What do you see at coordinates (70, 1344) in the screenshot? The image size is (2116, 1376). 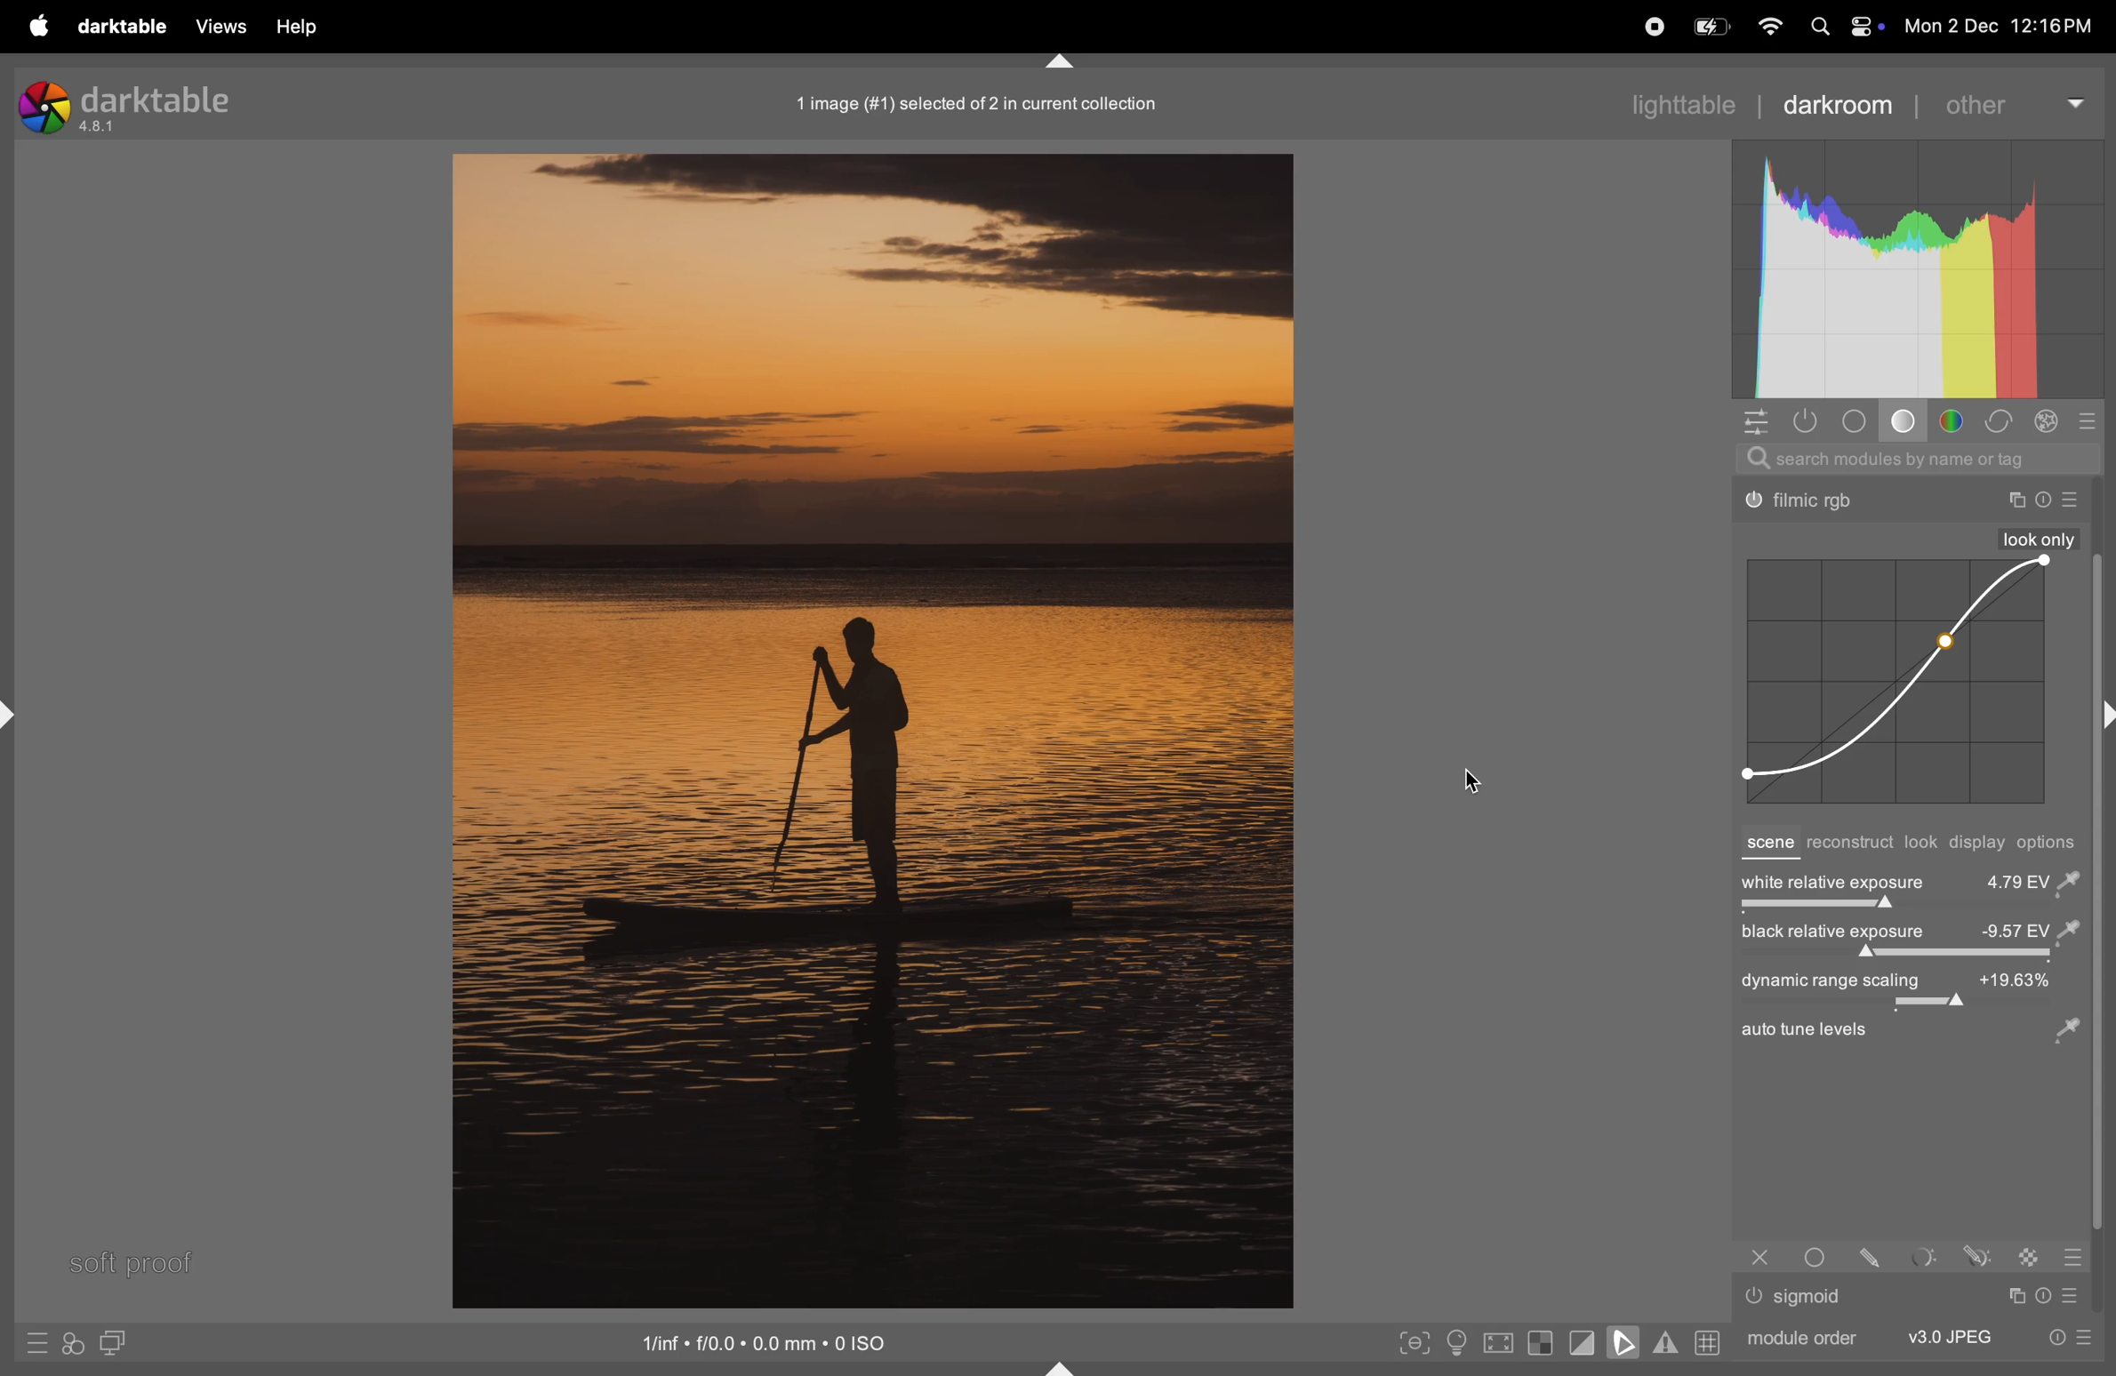 I see `quick acess to apply your styles` at bounding box center [70, 1344].